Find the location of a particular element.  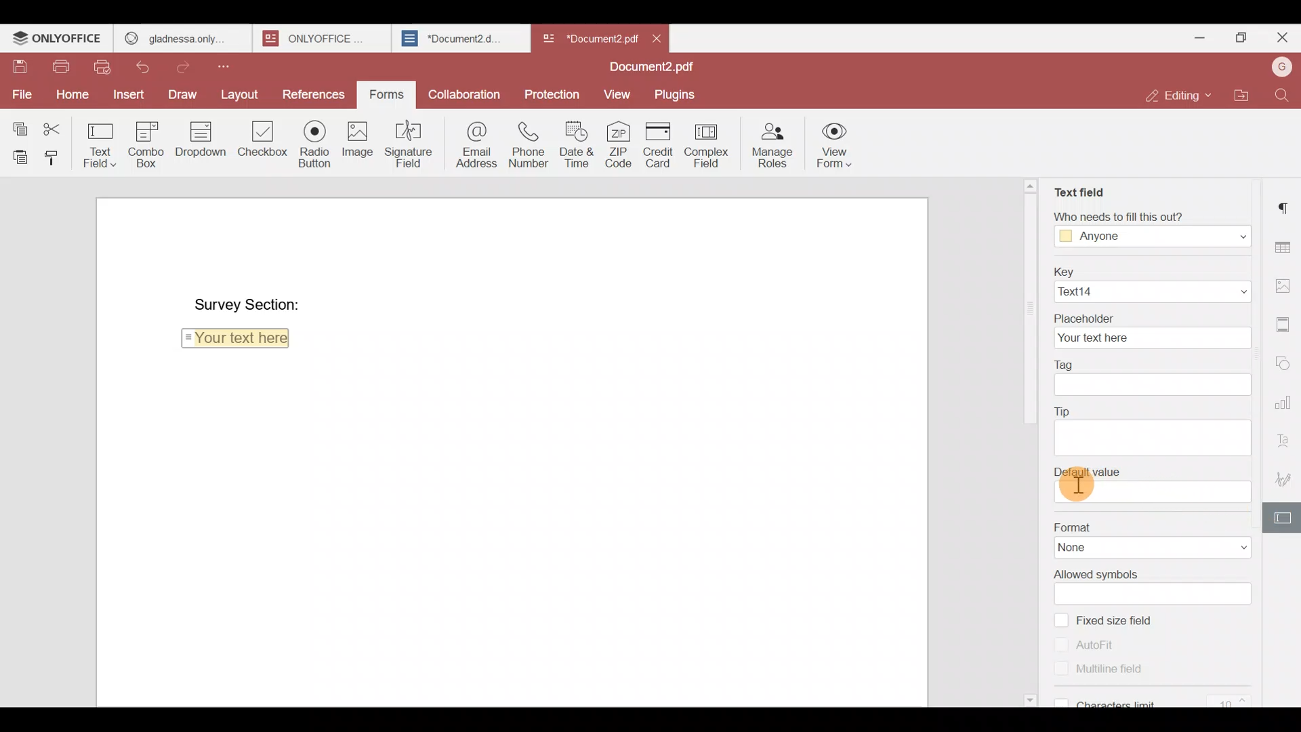

your text here is located at coordinates (1149, 337).